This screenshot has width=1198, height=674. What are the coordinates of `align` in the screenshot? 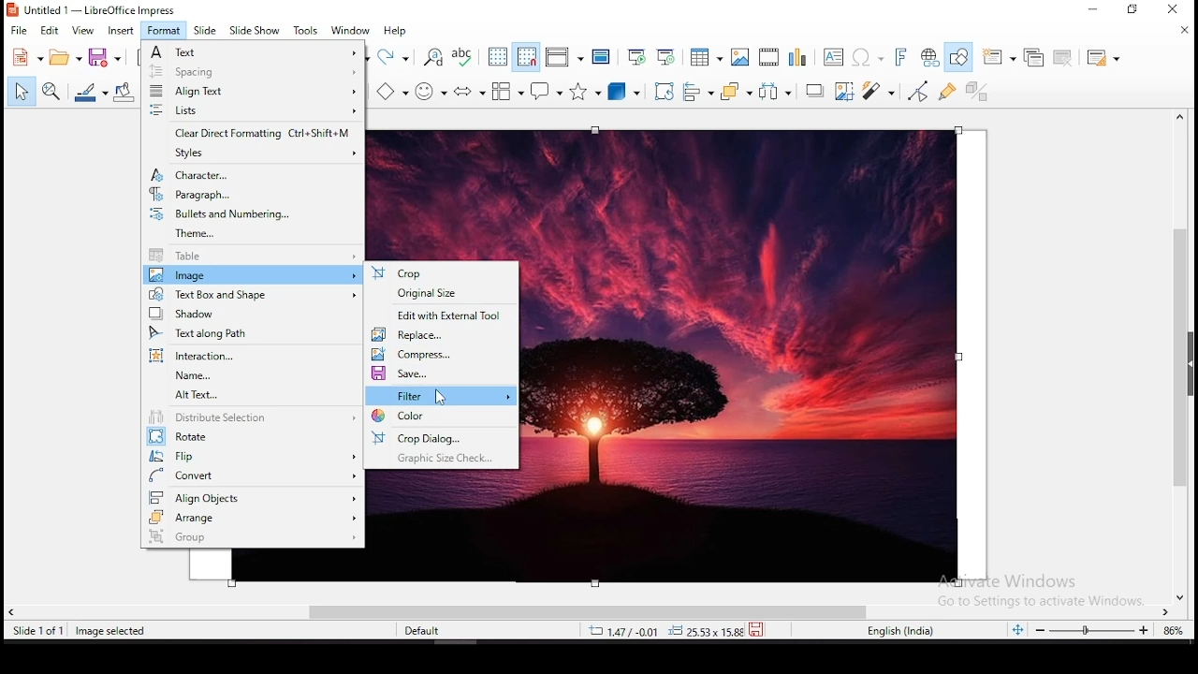 It's located at (252, 92).